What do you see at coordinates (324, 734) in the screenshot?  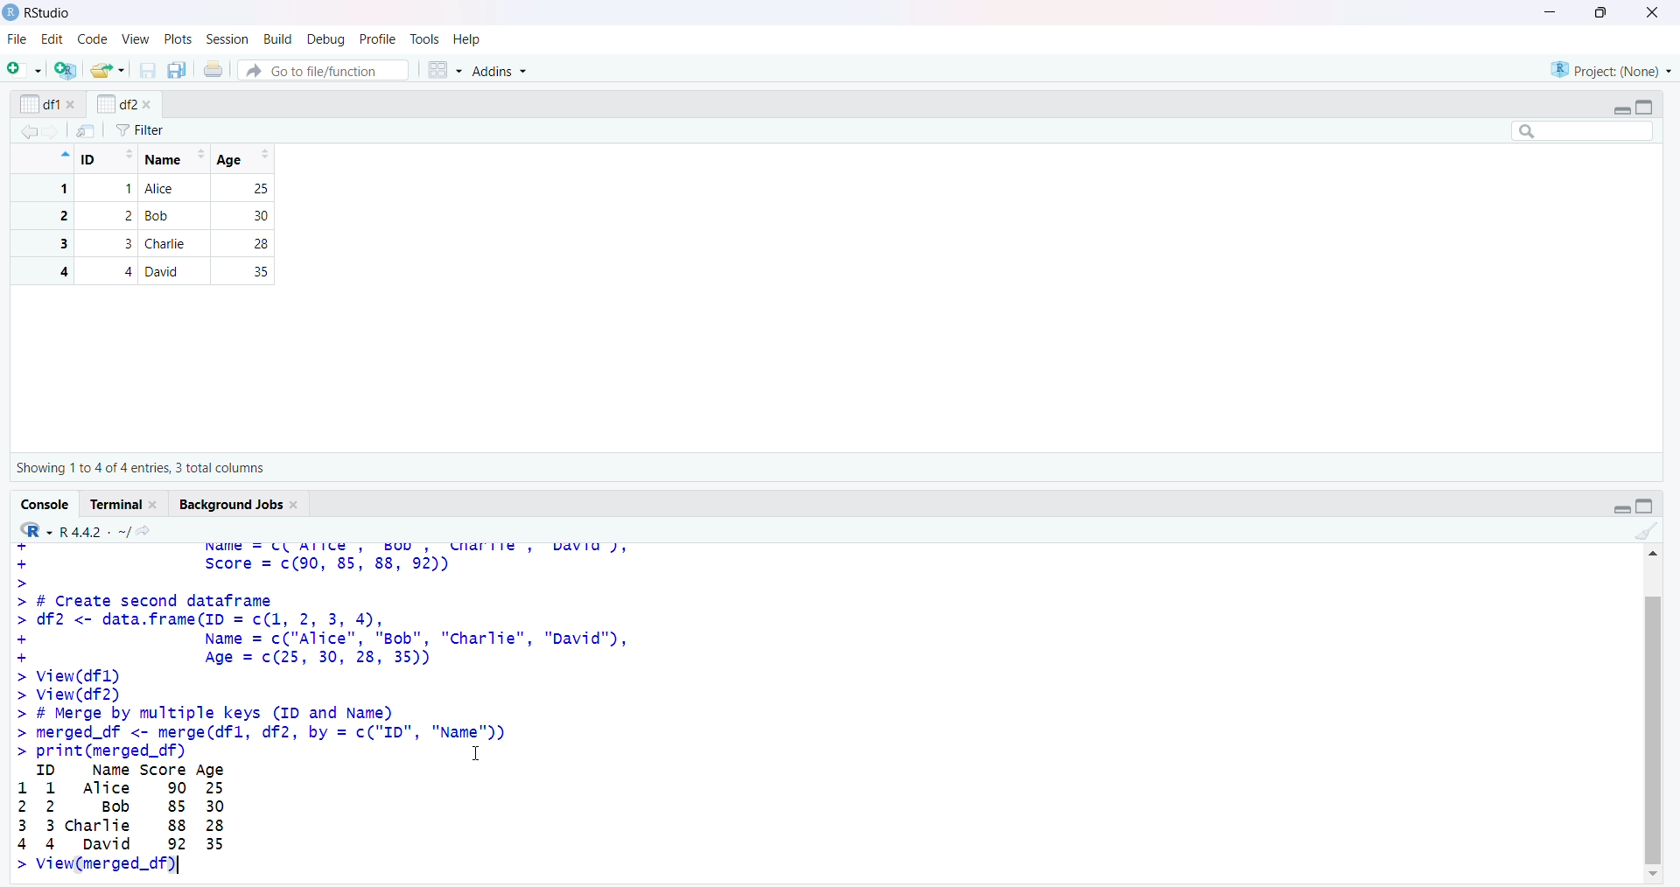 I see `> # Create second dataframe> df2 <- data.frame(ID = c(1, 2, 3, 4),+ Name = c("Alice", "Bob", "Charlie", "David"),+ Age = c(25, 30, 28, 35))> View(dfl)> View(df2)> # Merge by multiple keys (ID and Name)> merged_df <- merge(dfl, df2, by = c("ID", "Name"))> print(merged_df) 1ID Name Score Age1 1 Alice 90 252 2 Bob 85 303 3 charlie 88 284 4 David 92 35> View(merged_df)` at bounding box center [324, 734].